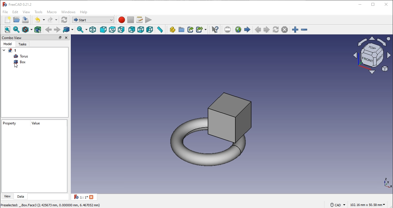 The height and width of the screenshot is (208, 393). Describe the element at coordinates (7, 197) in the screenshot. I see `view` at that location.